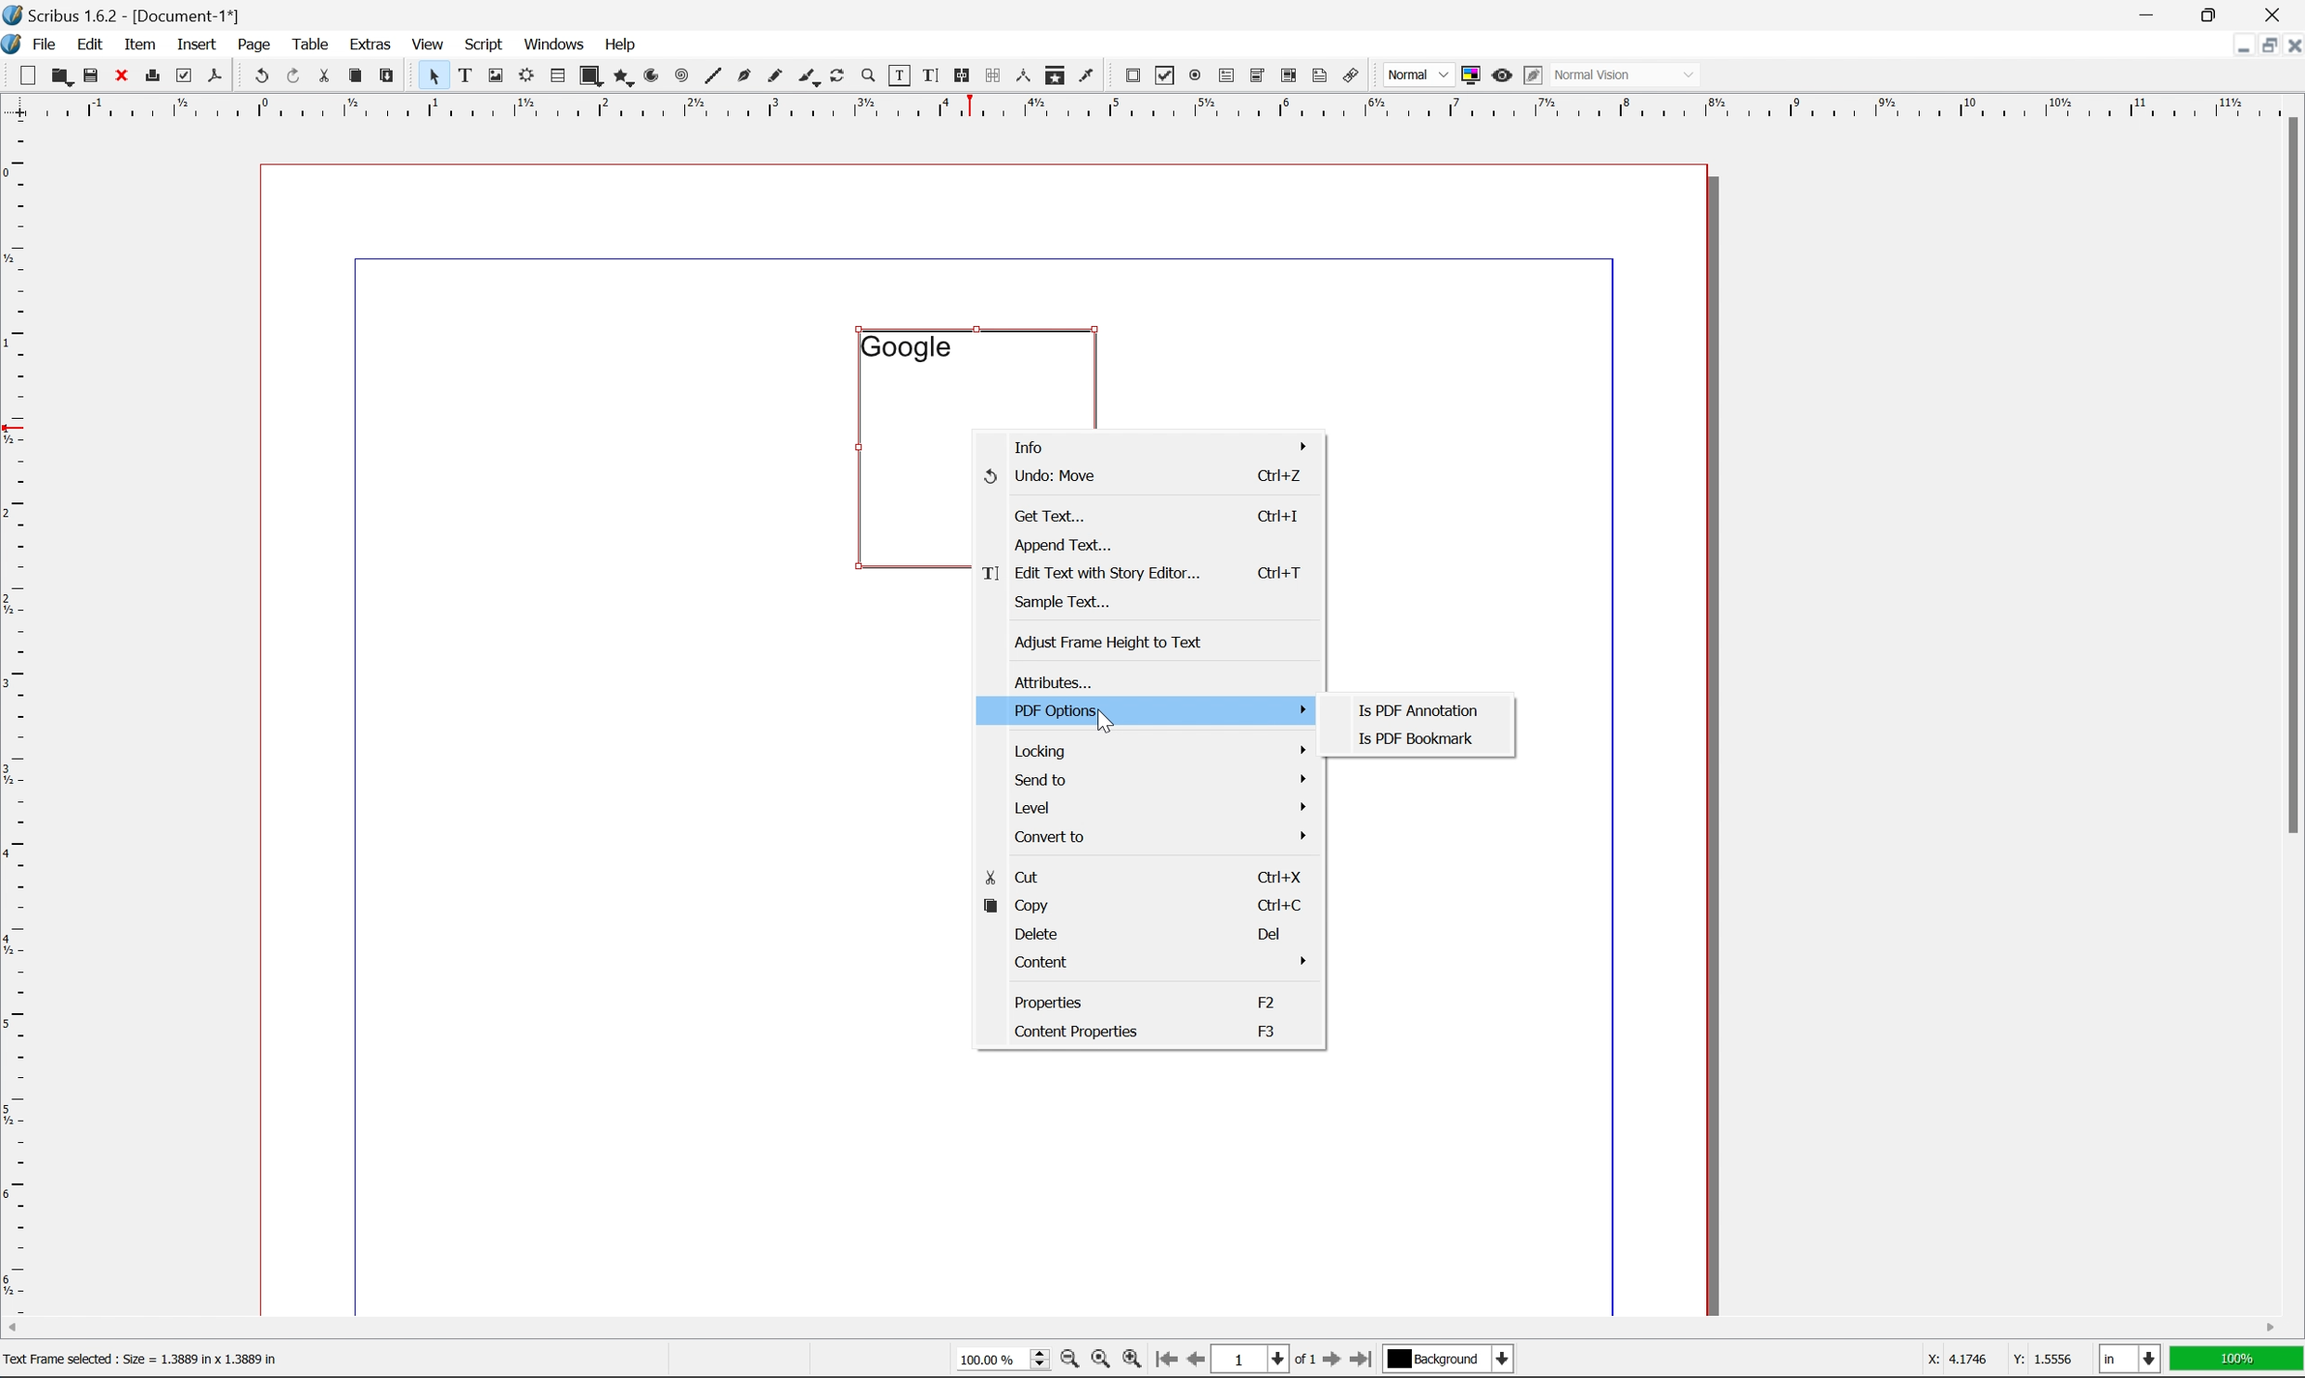 This screenshot has height=1378, width=2305. Describe the element at coordinates (1052, 515) in the screenshot. I see `get text...` at that location.